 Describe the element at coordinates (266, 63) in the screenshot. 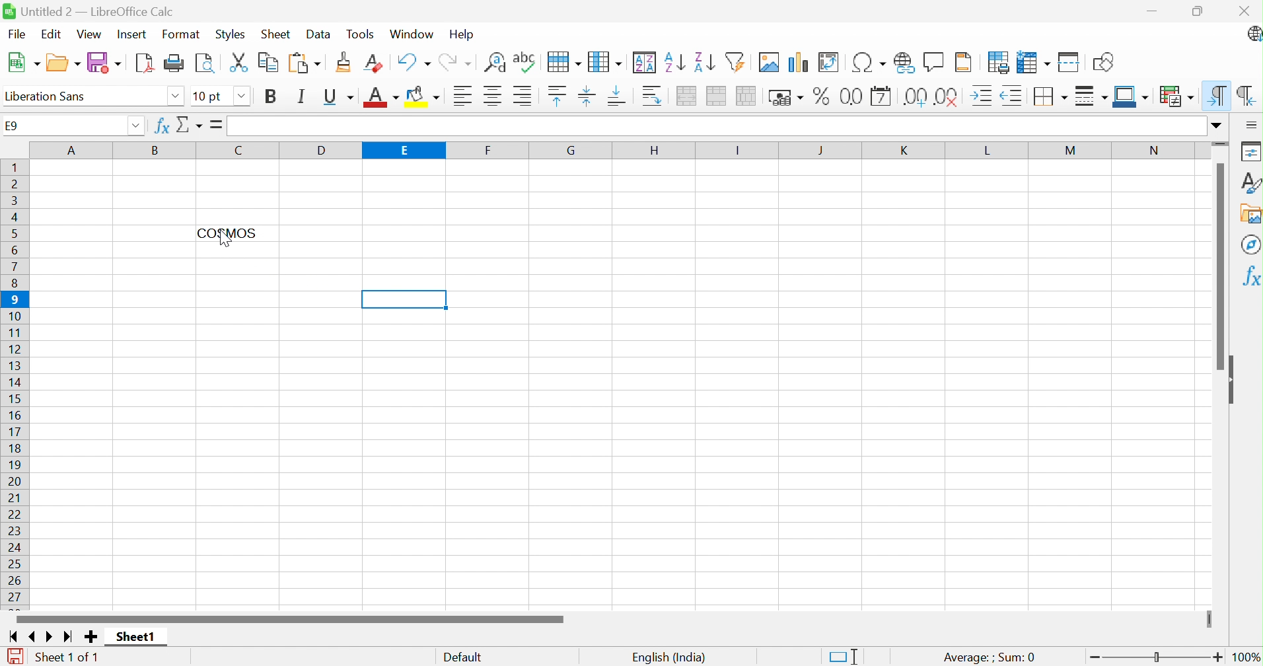

I see `Copy` at that location.